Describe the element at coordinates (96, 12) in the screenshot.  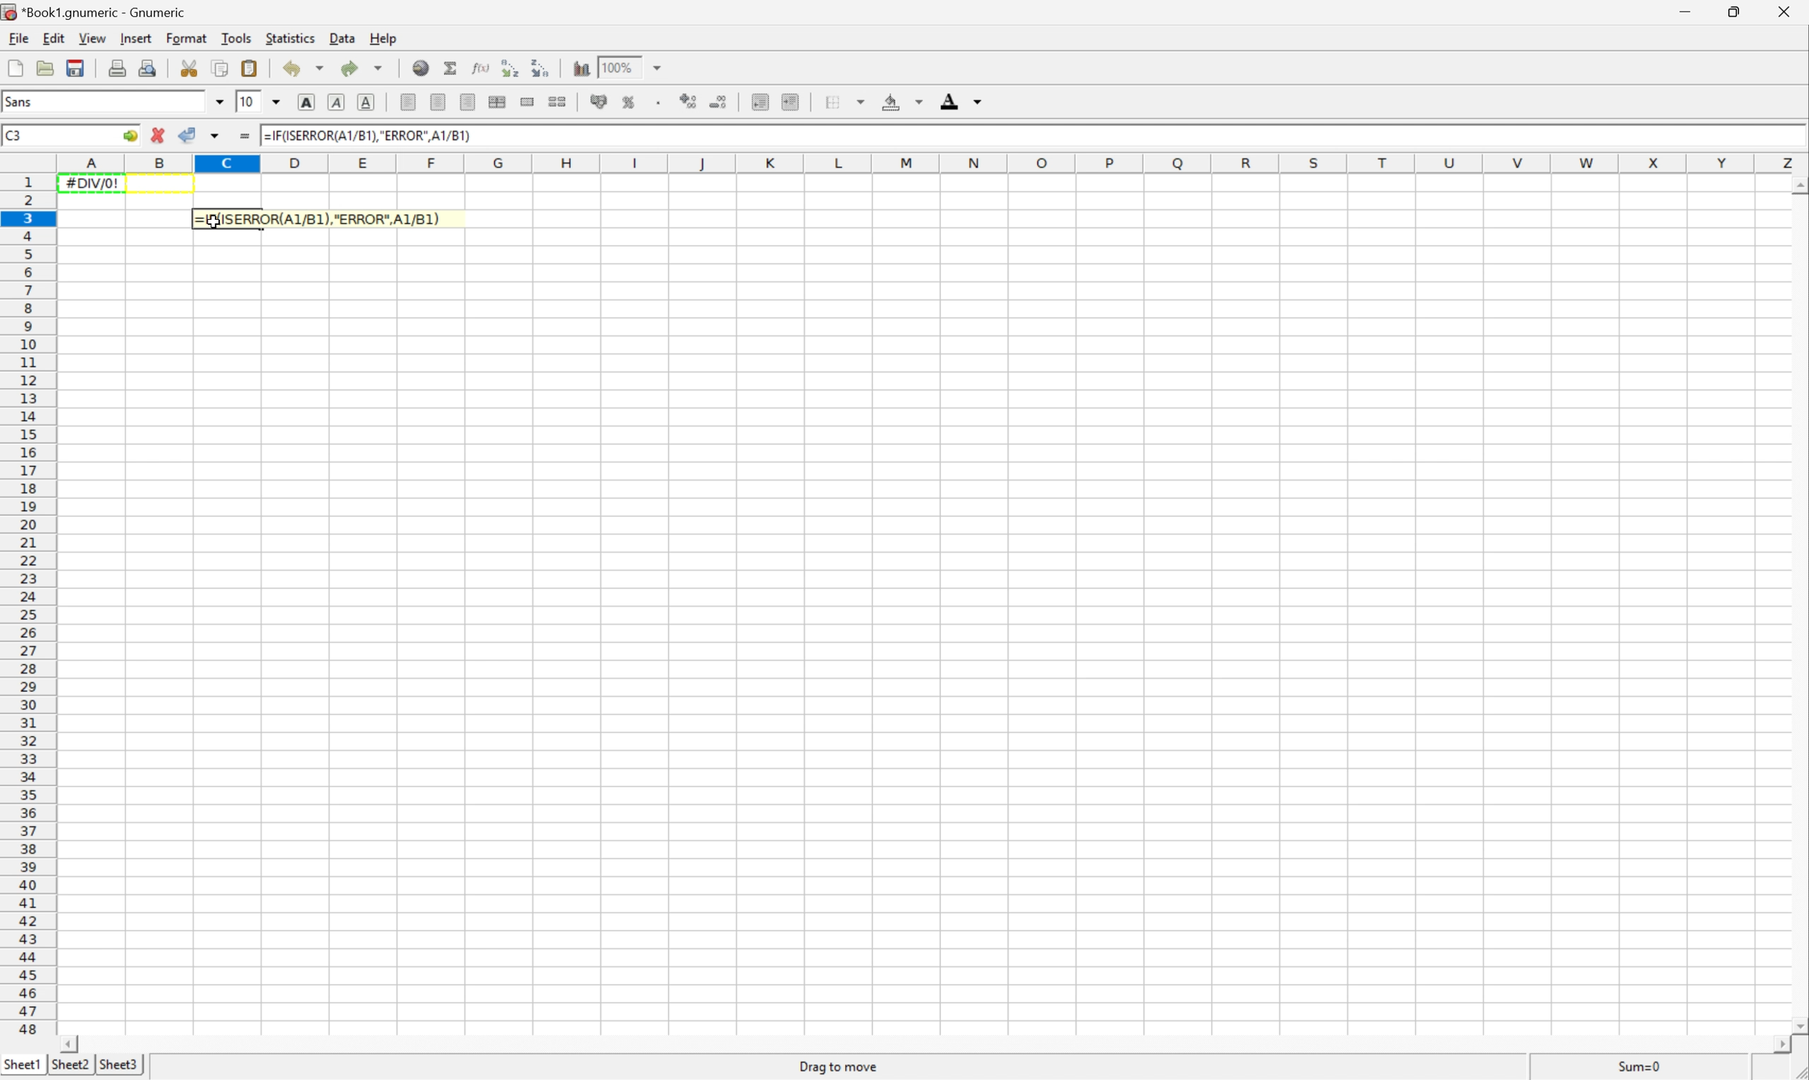
I see `*Book1.gnumeric - Gnumeric` at that location.